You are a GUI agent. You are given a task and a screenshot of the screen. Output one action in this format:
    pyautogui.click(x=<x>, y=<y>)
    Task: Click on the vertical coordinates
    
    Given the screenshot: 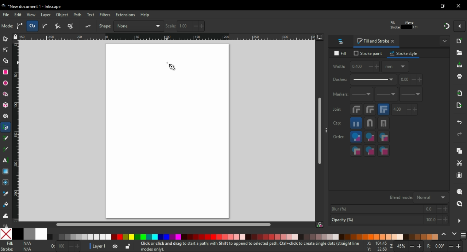 What is the action you would take?
    pyautogui.click(x=235, y=26)
    